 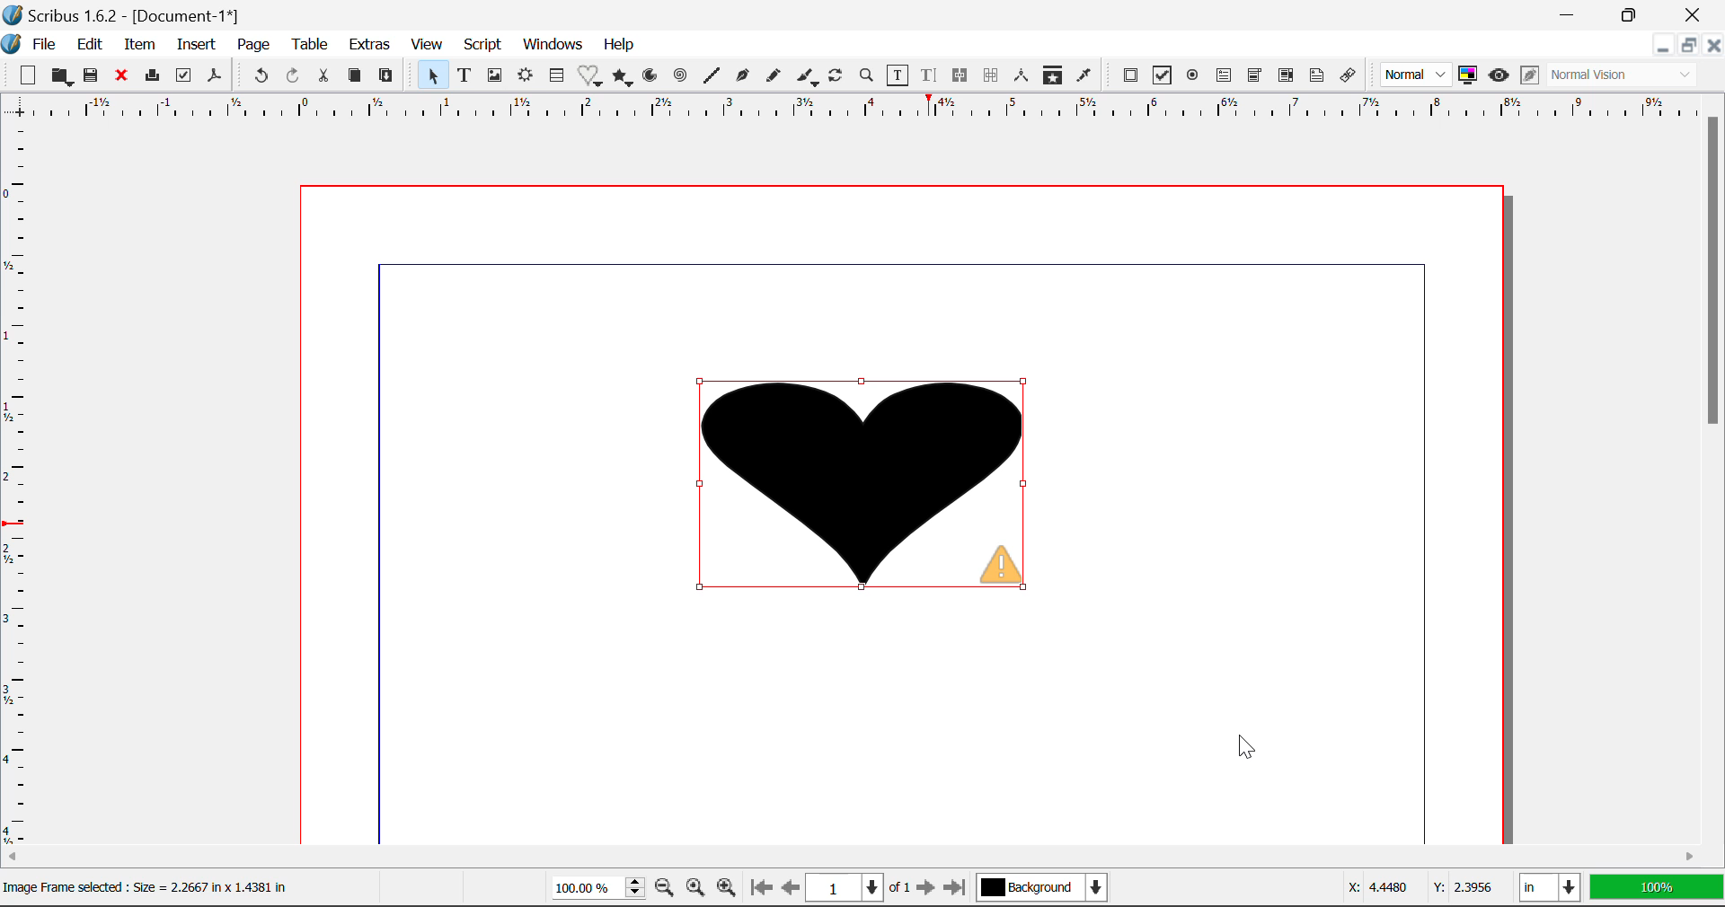 What do you see at coordinates (761, 888) in the screenshot?
I see `First Page` at bounding box center [761, 888].